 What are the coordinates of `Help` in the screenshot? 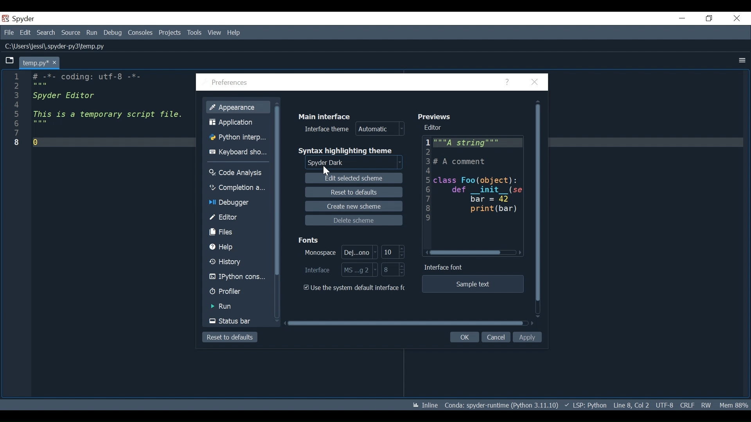 It's located at (508, 82).